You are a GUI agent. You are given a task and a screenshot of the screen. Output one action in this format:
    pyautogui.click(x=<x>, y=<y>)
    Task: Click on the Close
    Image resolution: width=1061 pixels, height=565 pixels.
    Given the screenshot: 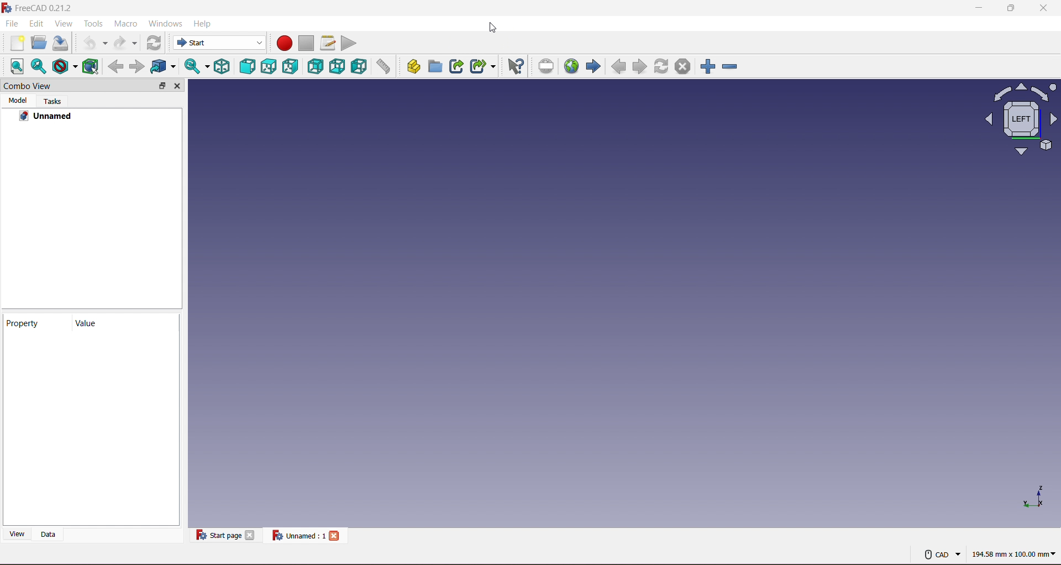 What is the action you would take?
    pyautogui.click(x=1043, y=7)
    